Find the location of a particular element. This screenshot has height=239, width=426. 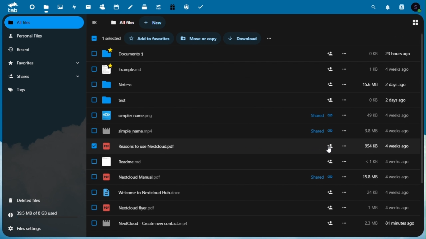

checkbox is located at coordinates (95, 192).